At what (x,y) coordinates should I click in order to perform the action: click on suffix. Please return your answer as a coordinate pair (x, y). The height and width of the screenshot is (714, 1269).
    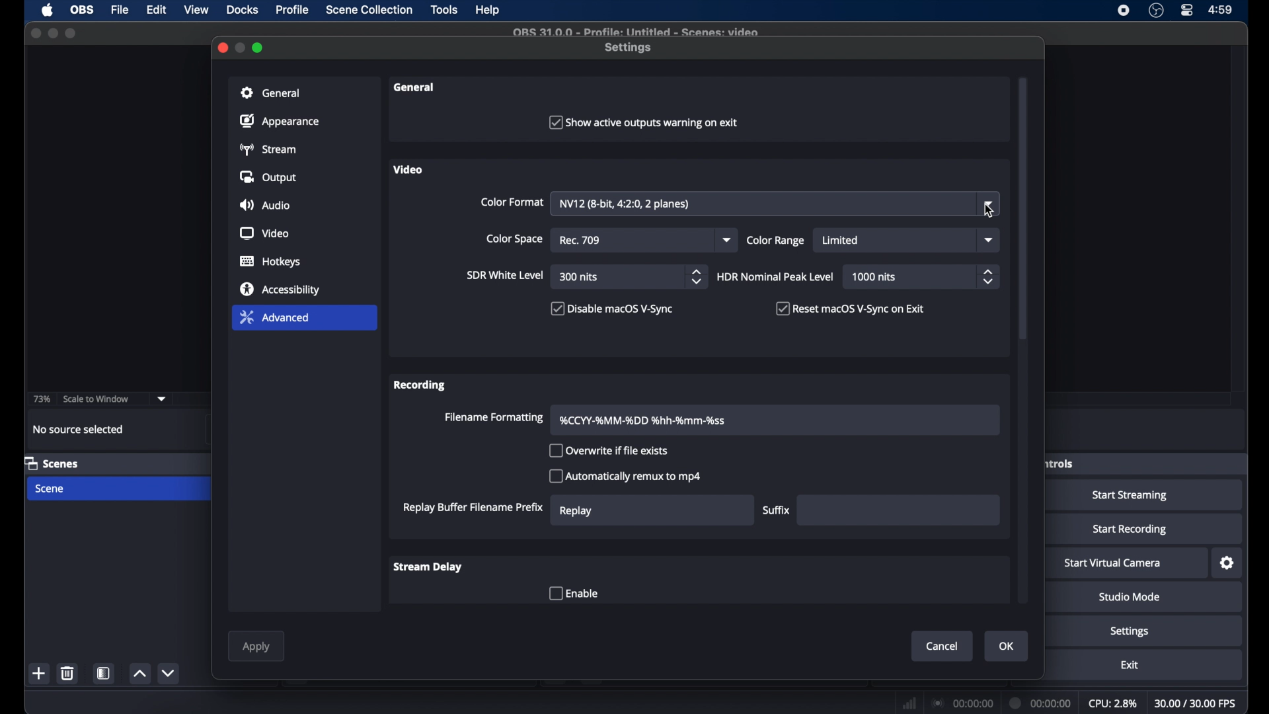
    Looking at the image, I should click on (776, 510).